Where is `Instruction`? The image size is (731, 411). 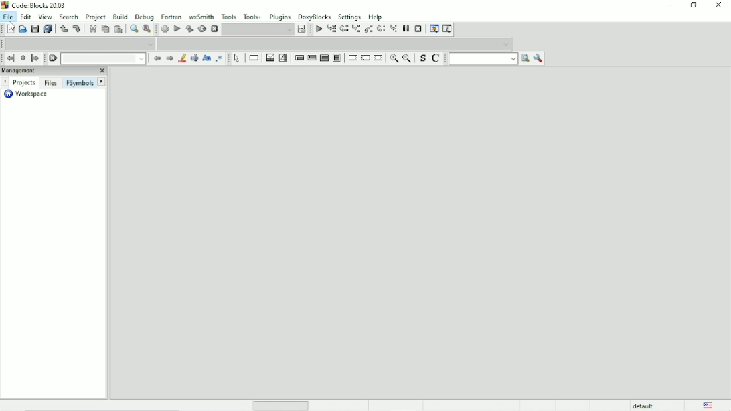 Instruction is located at coordinates (255, 58).